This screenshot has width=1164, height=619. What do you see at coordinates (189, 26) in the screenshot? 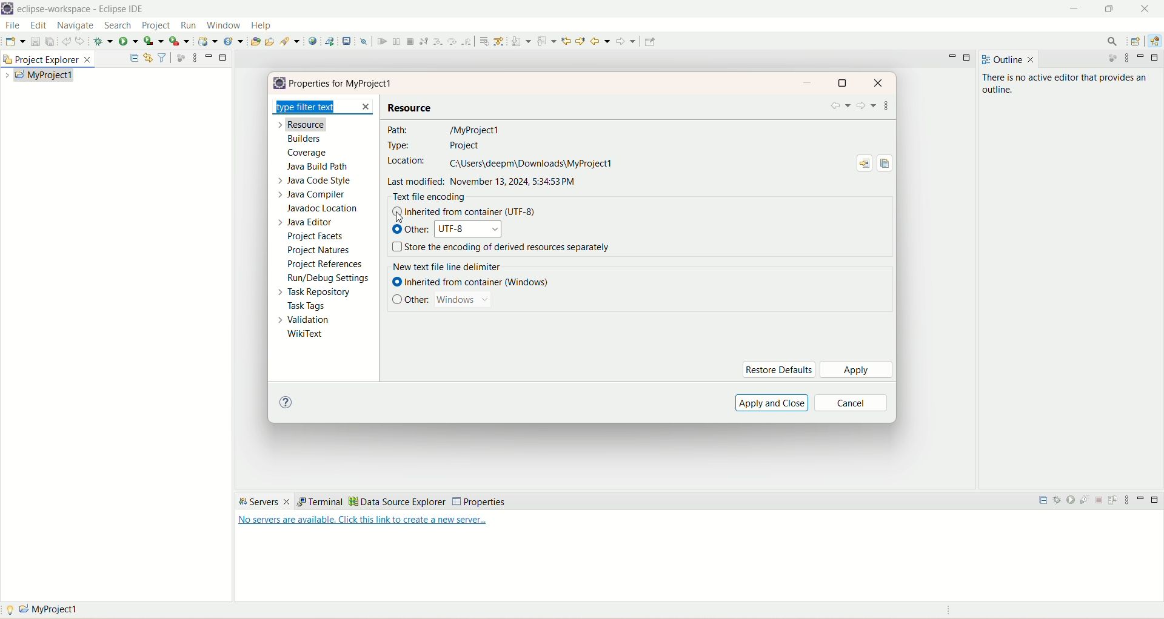
I see `run` at bounding box center [189, 26].